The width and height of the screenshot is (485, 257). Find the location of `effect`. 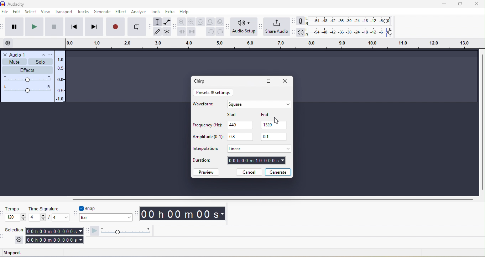

effect is located at coordinates (122, 11).